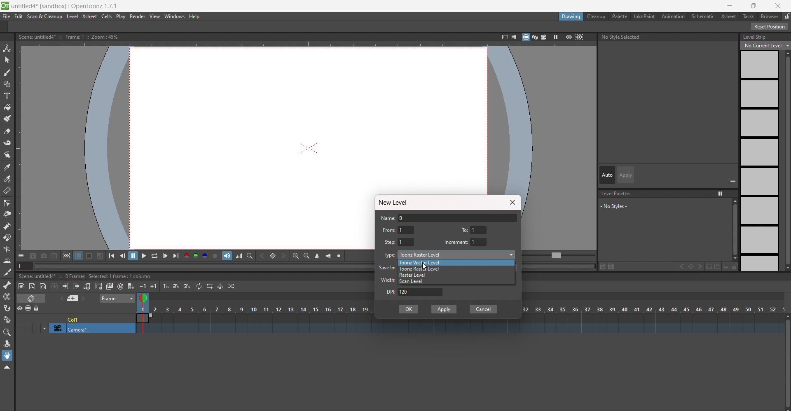 This screenshot has width=791, height=411. I want to click on tool, so click(90, 256).